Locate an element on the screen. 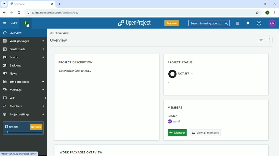 Image resolution: width=279 pixels, height=156 pixels. Customize and control google chrome is located at coordinates (276, 13).